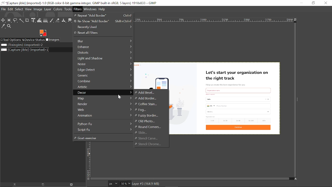 Image resolution: width=332 pixels, height=187 pixels. What do you see at coordinates (103, 16) in the screenshot?
I see `Repeat "Add Border"` at bounding box center [103, 16].